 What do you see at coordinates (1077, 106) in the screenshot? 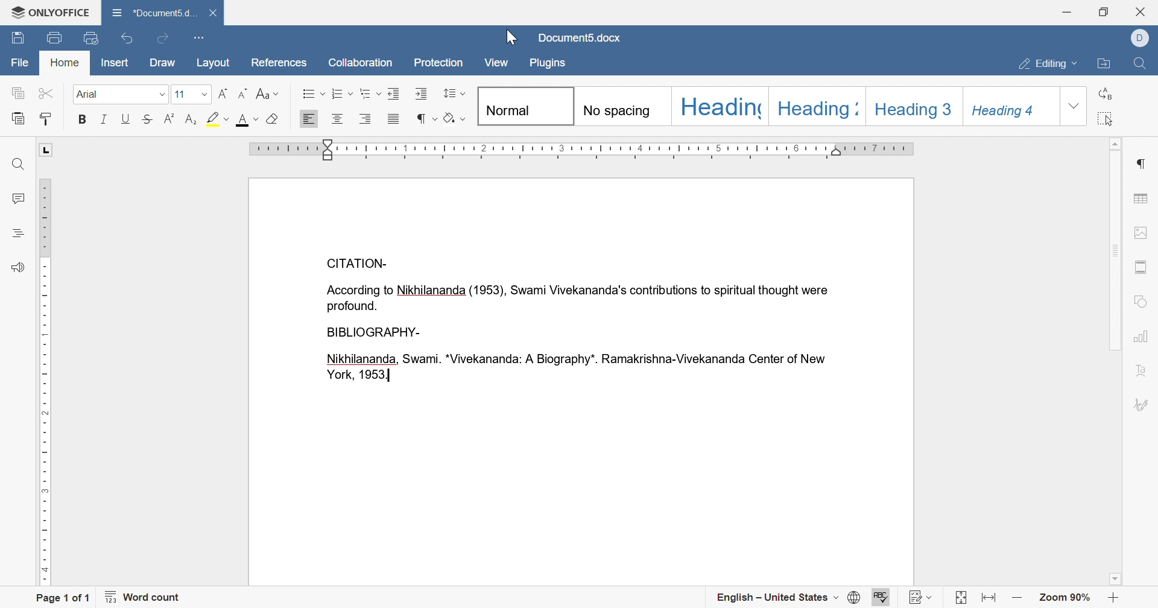
I see `drop down` at bounding box center [1077, 106].